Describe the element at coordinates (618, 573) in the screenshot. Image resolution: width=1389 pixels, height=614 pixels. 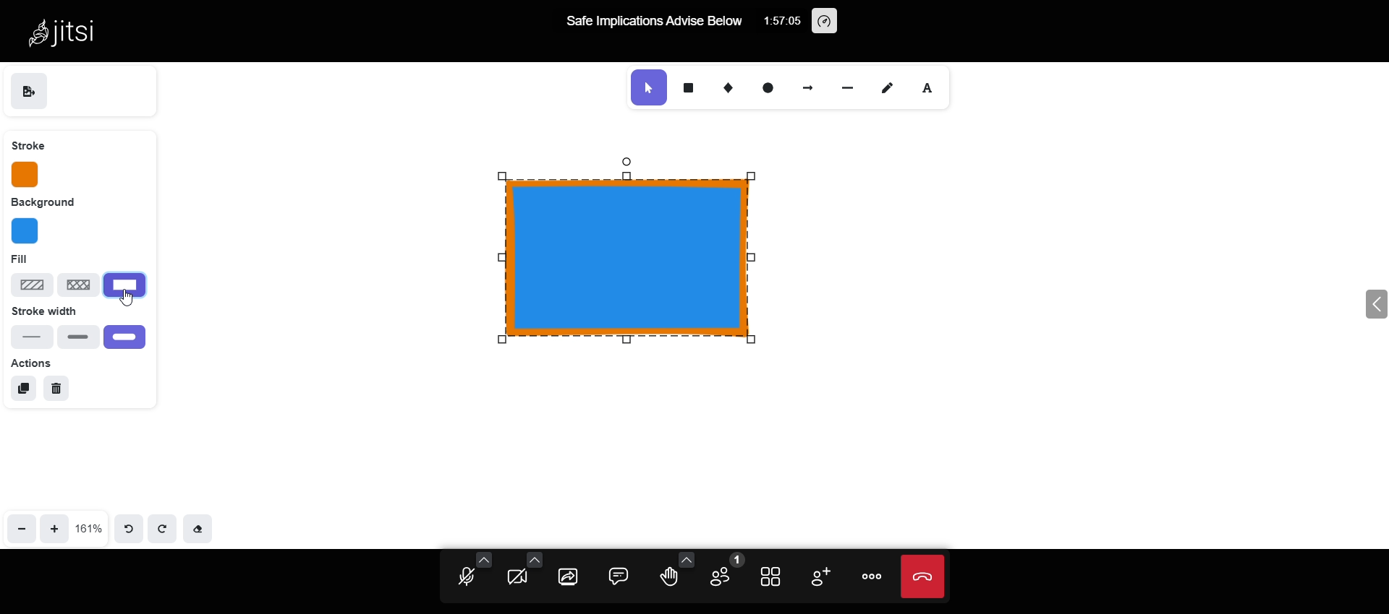
I see `comment box` at that location.